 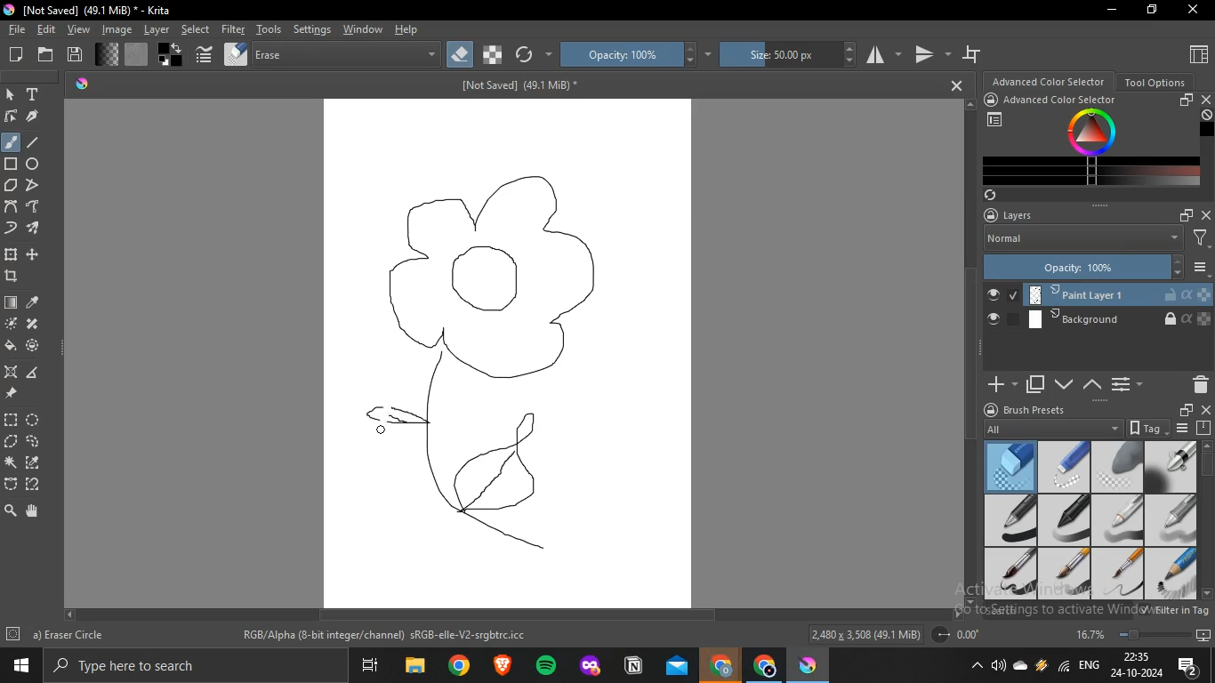 What do you see at coordinates (409, 31) in the screenshot?
I see `help` at bounding box center [409, 31].